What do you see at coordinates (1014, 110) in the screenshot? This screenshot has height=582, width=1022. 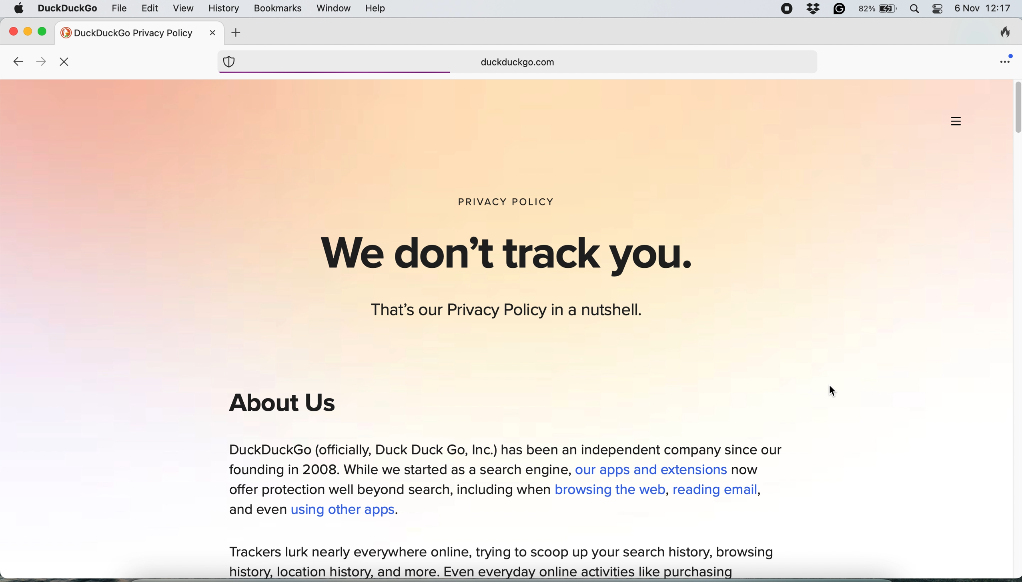 I see `vertical scroll bar` at bounding box center [1014, 110].